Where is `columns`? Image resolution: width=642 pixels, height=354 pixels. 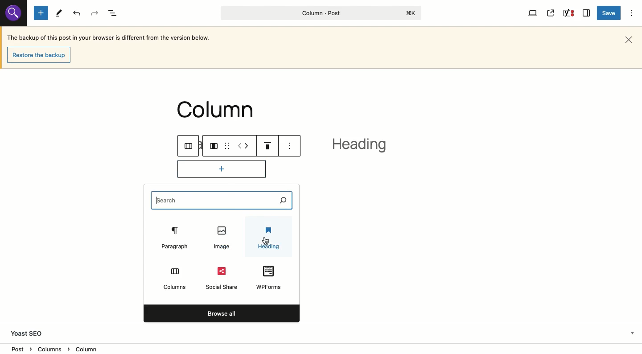
columns is located at coordinates (190, 147).